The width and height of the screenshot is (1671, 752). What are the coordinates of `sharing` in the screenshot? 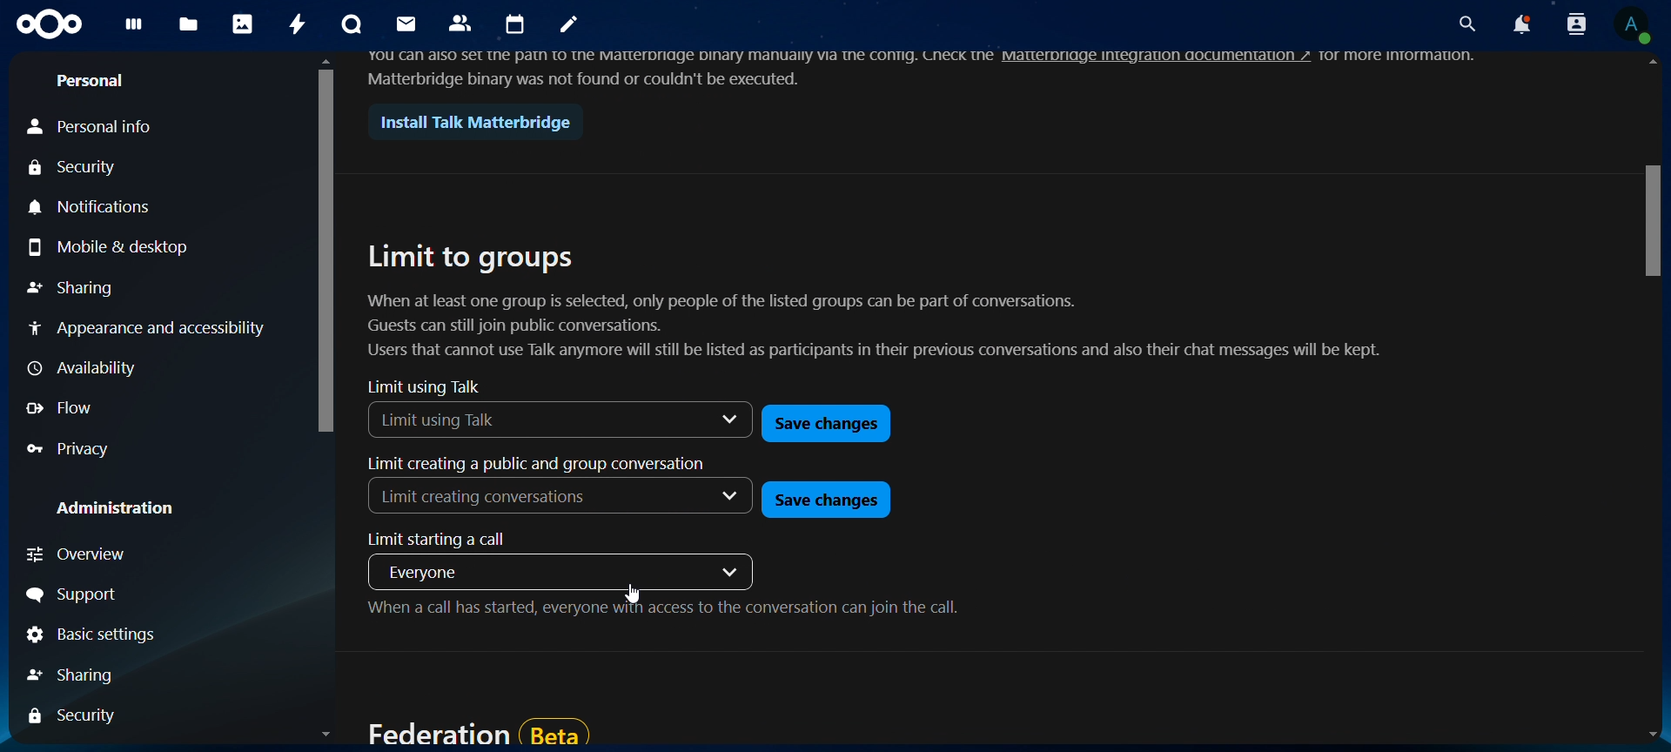 It's located at (68, 715).